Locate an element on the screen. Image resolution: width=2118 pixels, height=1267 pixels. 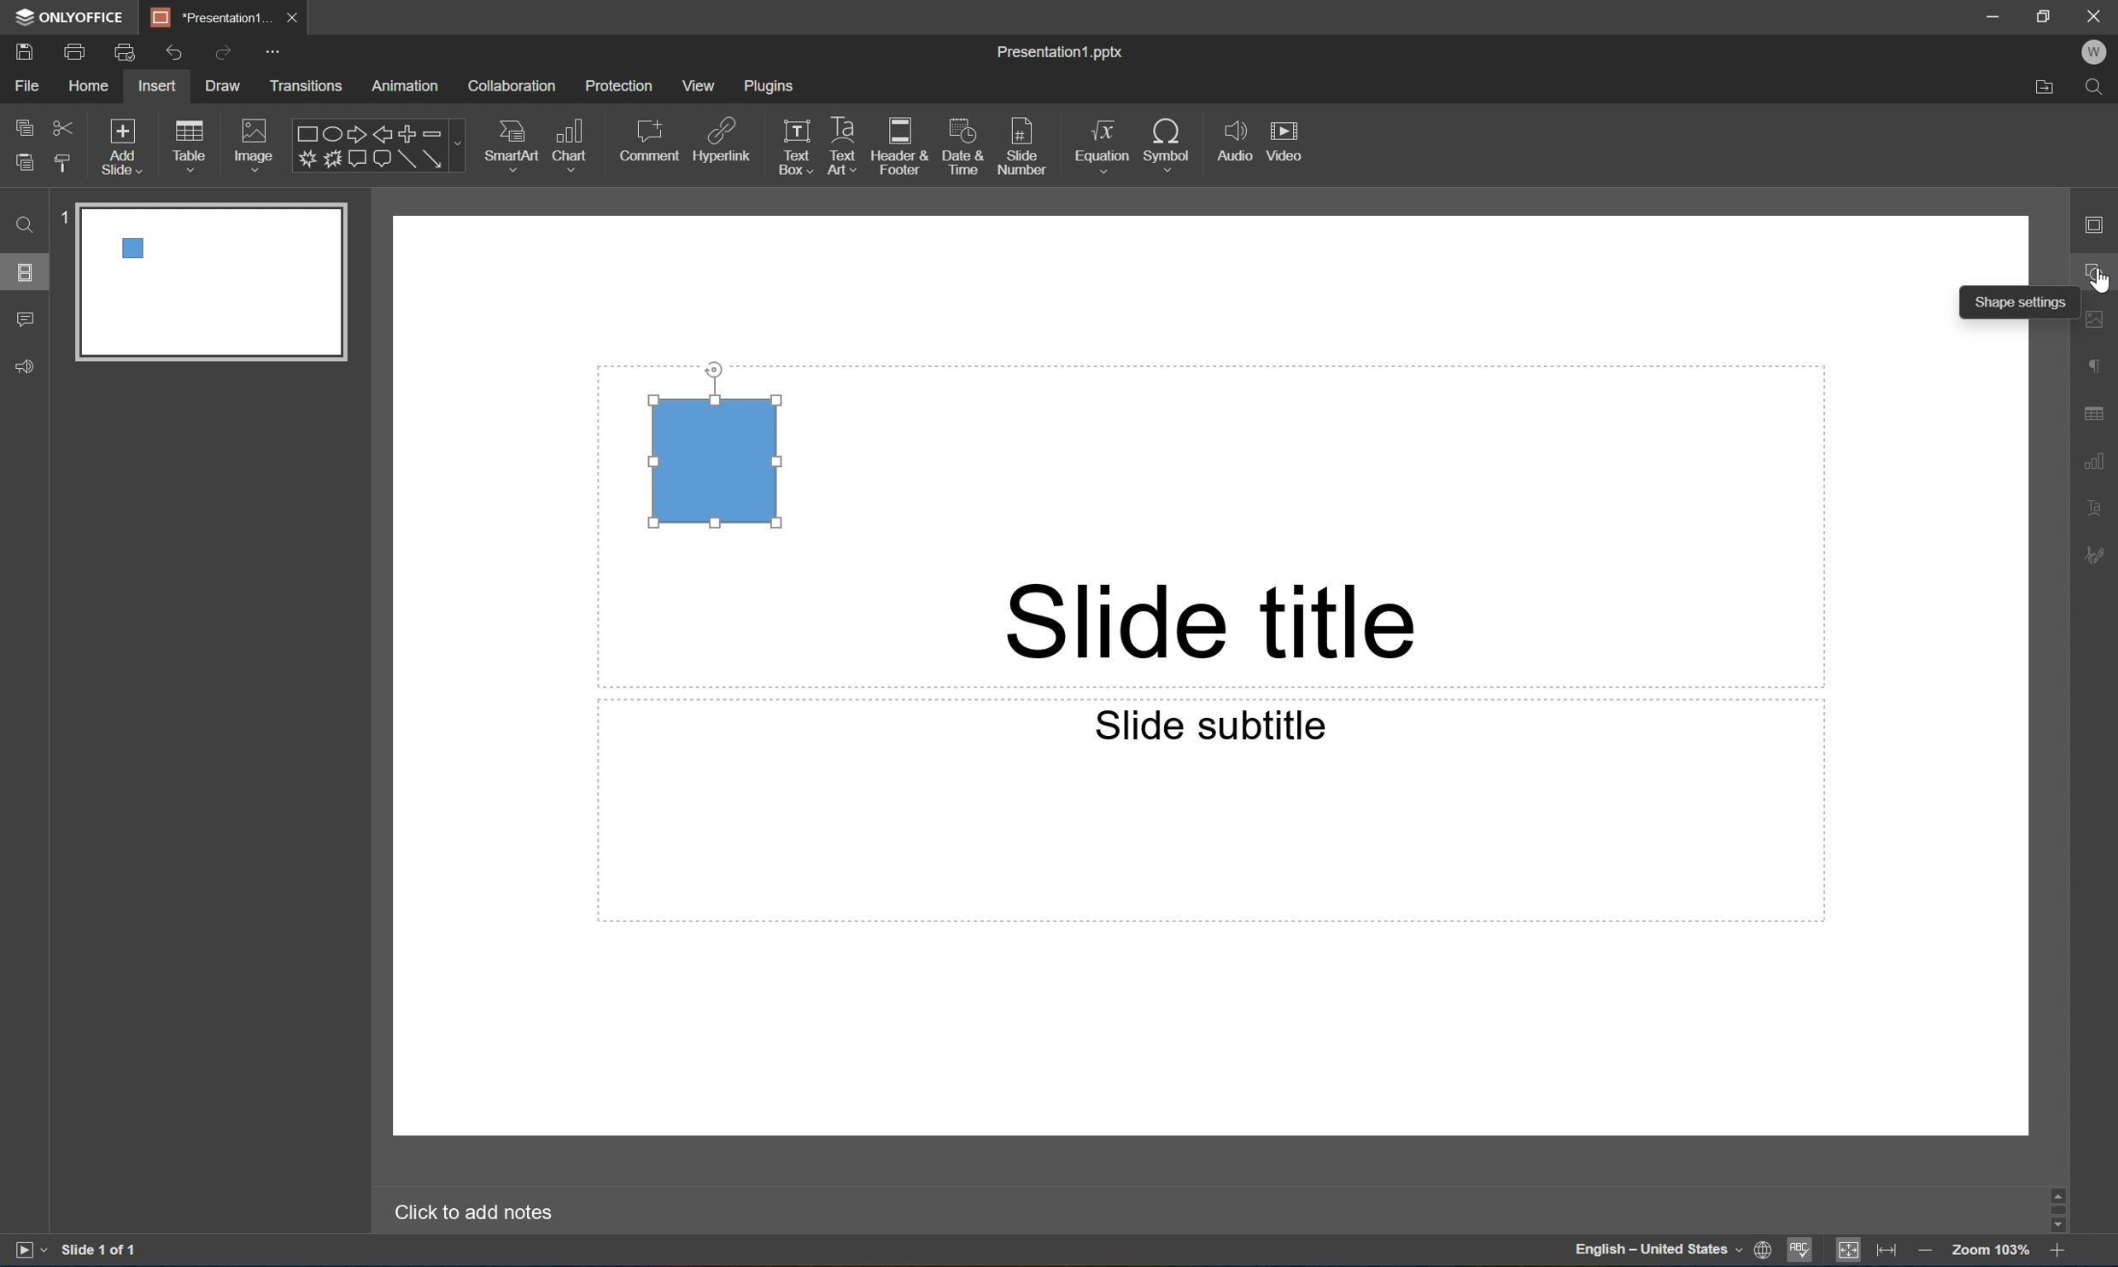
Home is located at coordinates (91, 85).